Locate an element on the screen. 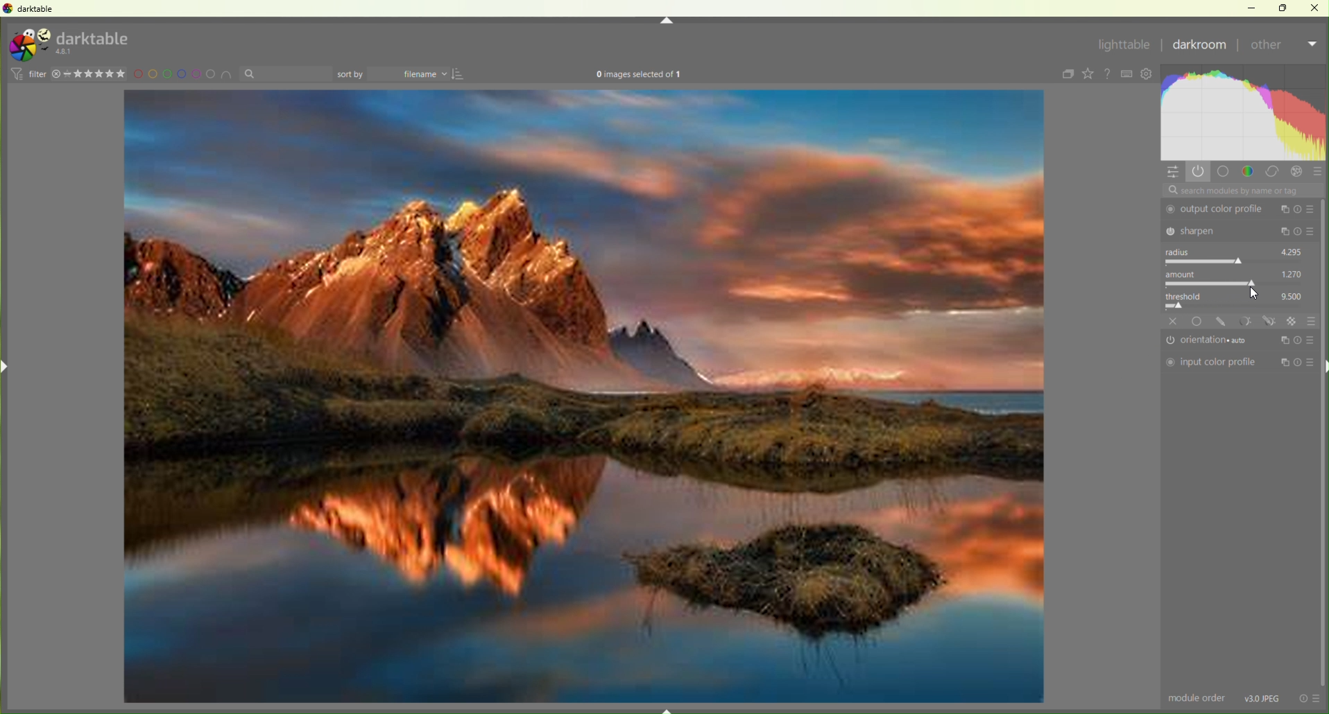 The height and width of the screenshot is (714, 1329). Effects is located at coordinates (1298, 172).